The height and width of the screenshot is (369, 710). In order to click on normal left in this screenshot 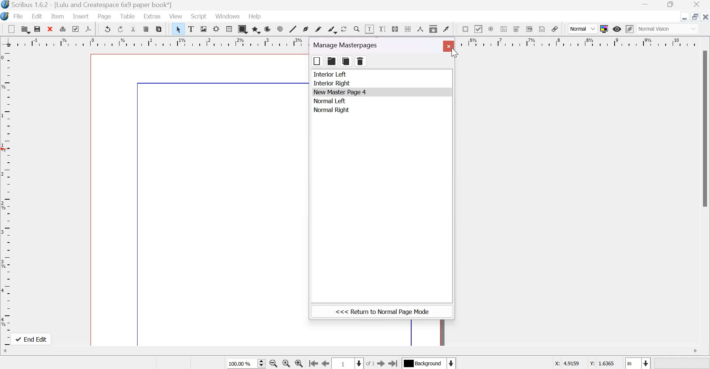, I will do `click(331, 101)`.